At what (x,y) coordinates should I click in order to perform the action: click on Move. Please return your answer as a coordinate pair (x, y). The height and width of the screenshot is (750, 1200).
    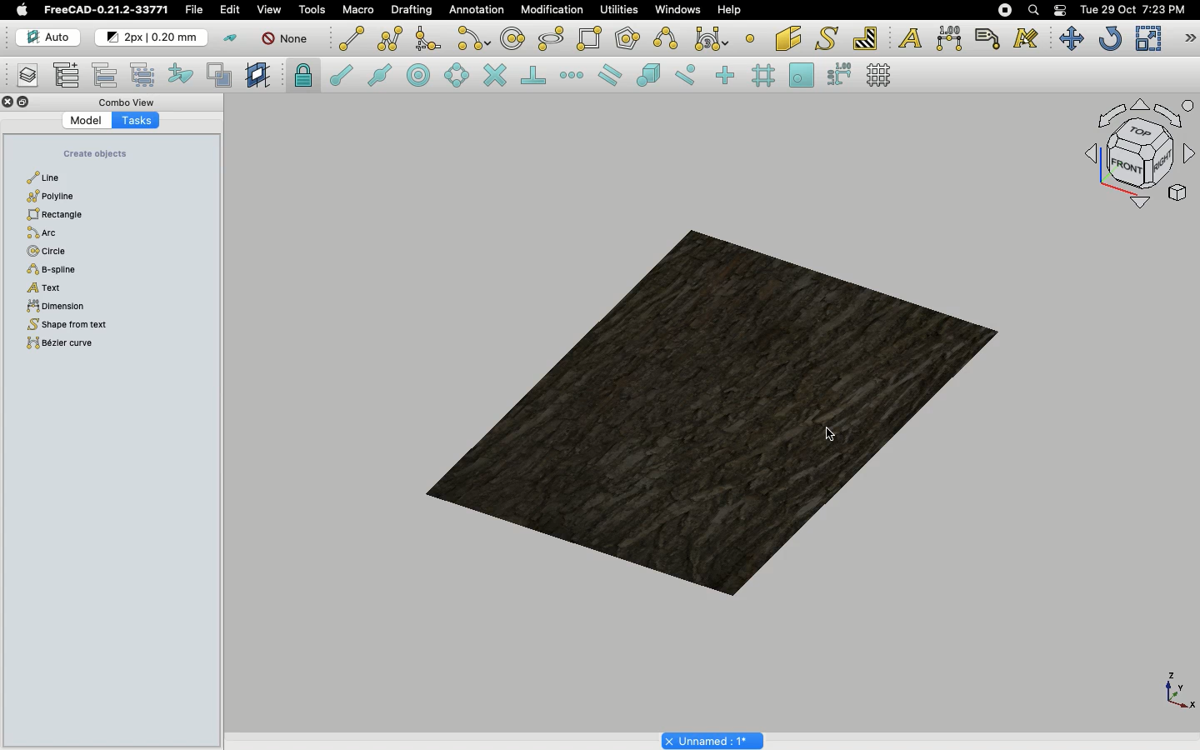
    Looking at the image, I should click on (1071, 39).